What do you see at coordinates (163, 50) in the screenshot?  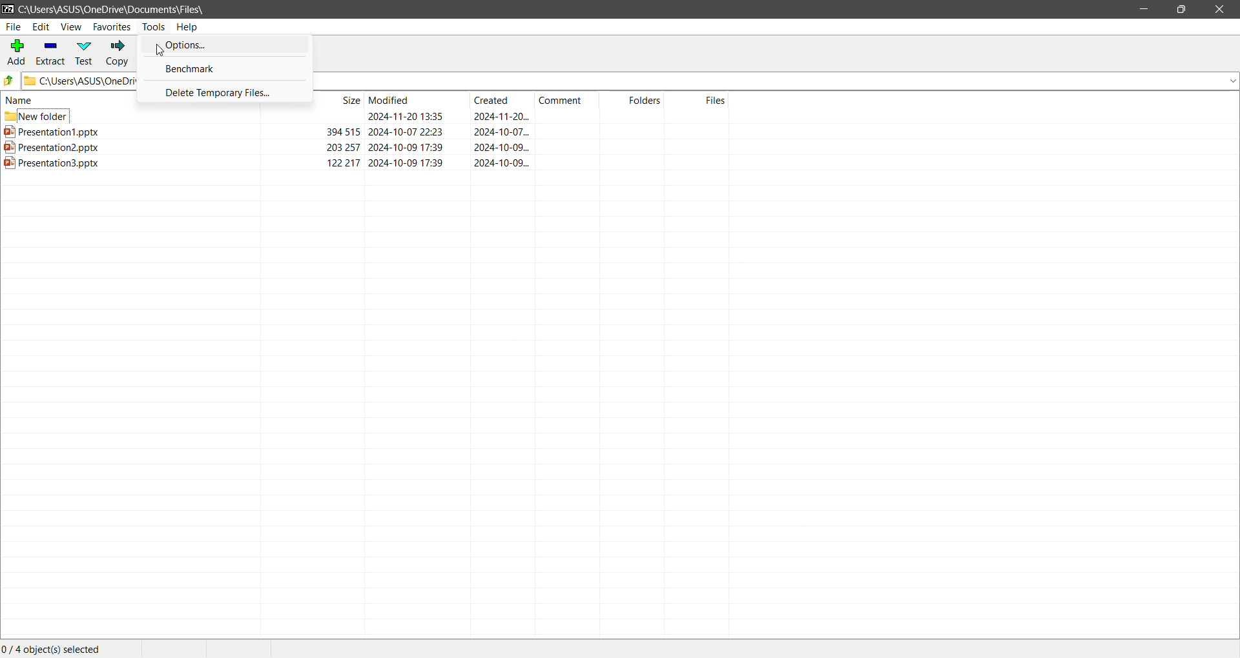 I see `cursor` at bounding box center [163, 50].